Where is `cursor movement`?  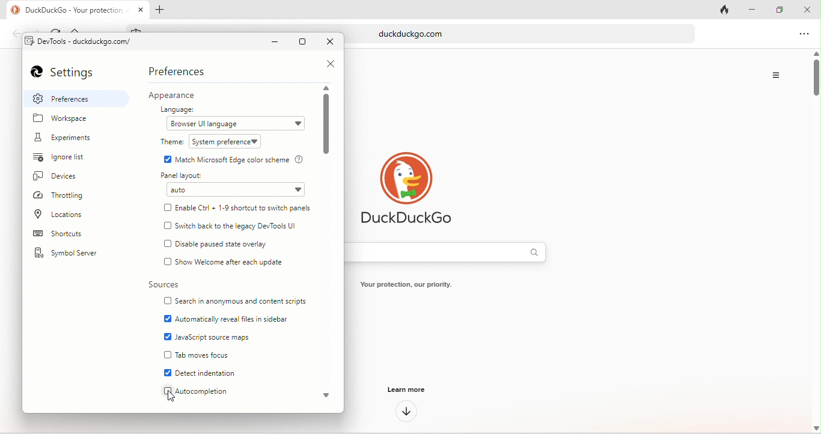 cursor movement is located at coordinates (173, 397).